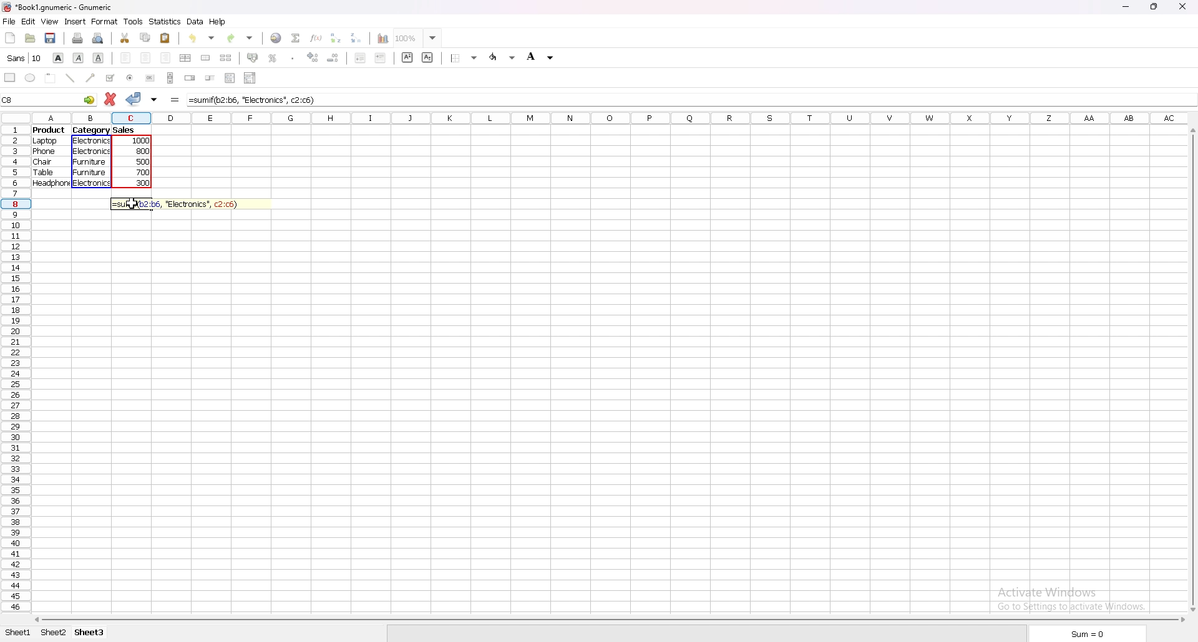 Image resolution: width=1198 pixels, height=642 pixels. Describe the element at coordinates (226, 58) in the screenshot. I see `split merged cells` at that location.